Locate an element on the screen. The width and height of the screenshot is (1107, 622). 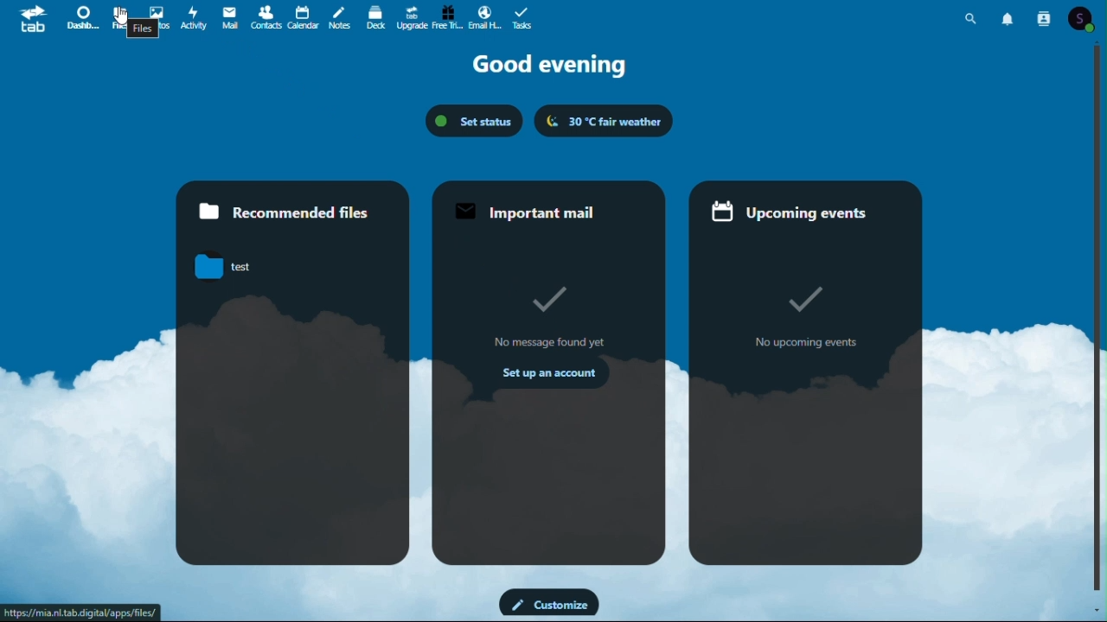
tab is located at coordinates (31, 20).